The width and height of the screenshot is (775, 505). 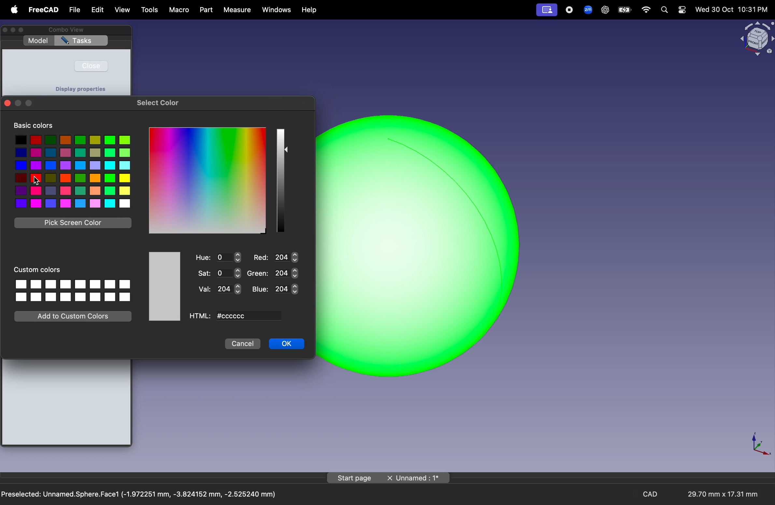 I want to click on marco, so click(x=179, y=10).